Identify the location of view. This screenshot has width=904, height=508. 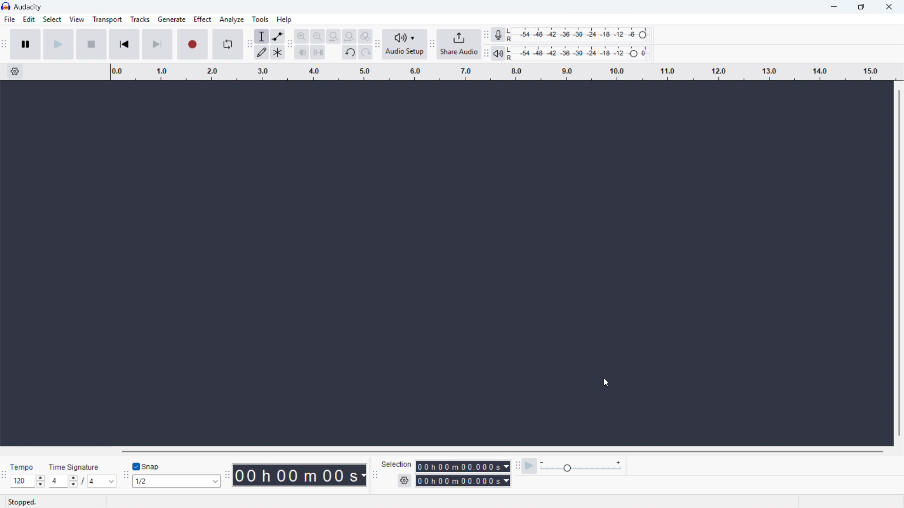
(77, 19).